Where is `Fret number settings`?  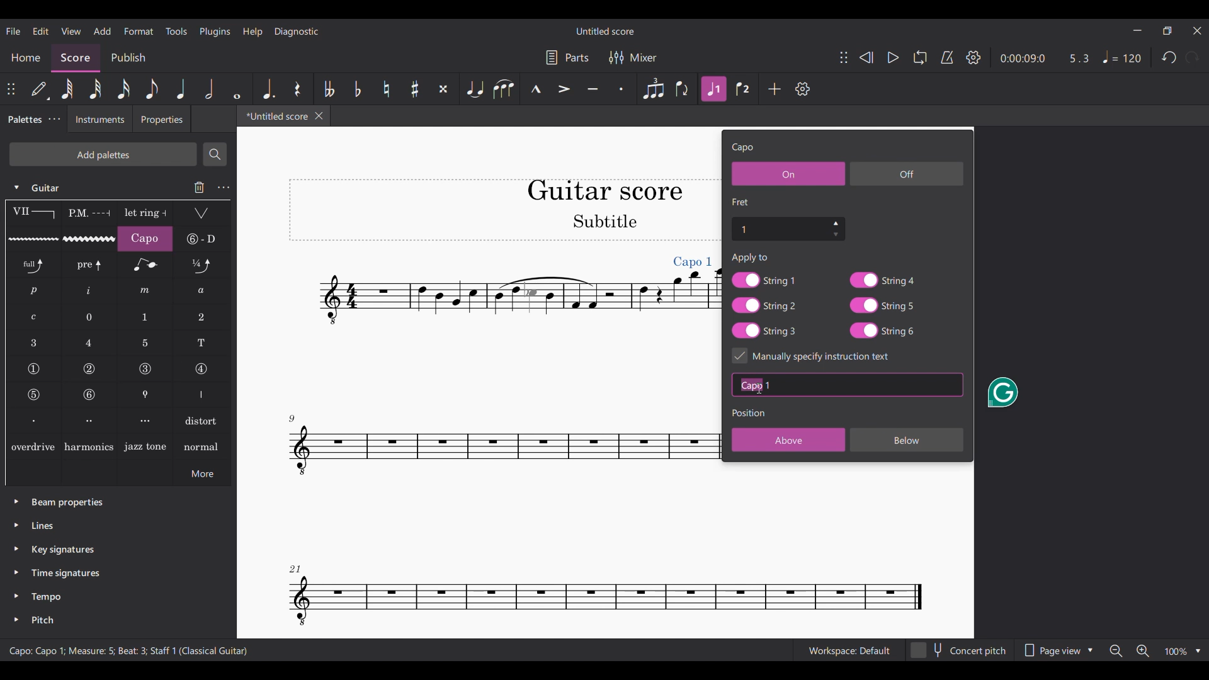
Fret number settings is located at coordinates (788, 228).